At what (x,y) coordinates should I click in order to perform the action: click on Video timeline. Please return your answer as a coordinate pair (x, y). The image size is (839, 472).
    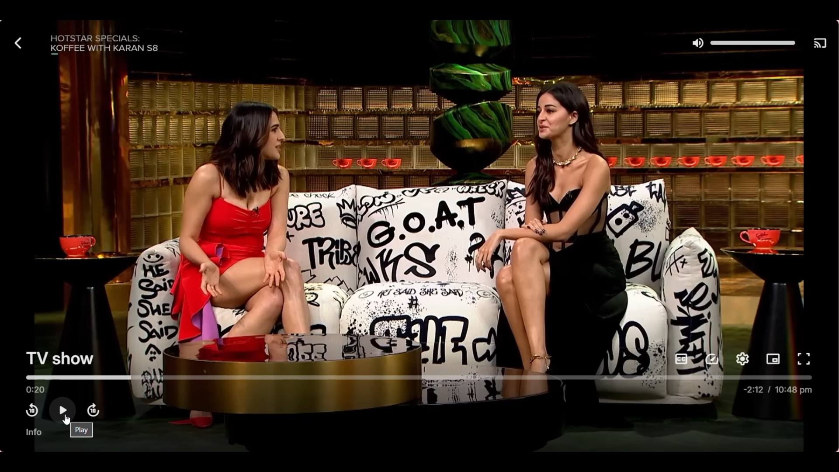
    Looking at the image, I should click on (417, 377).